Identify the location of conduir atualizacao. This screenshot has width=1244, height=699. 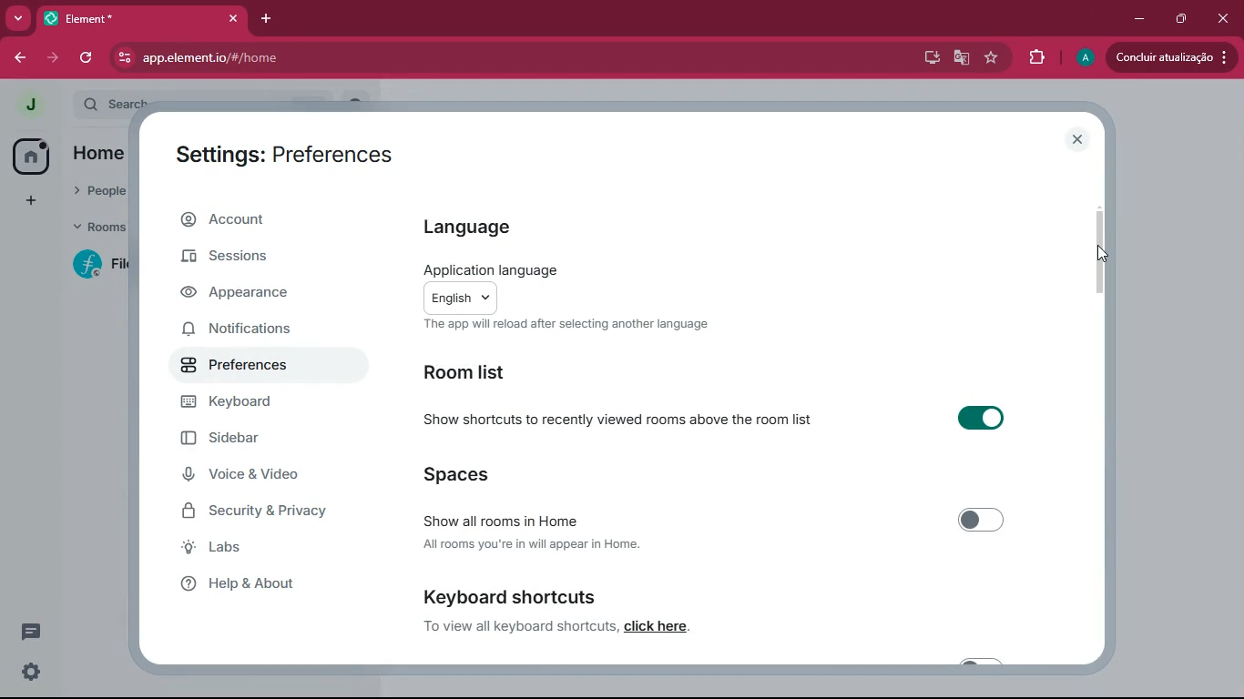
(1172, 57).